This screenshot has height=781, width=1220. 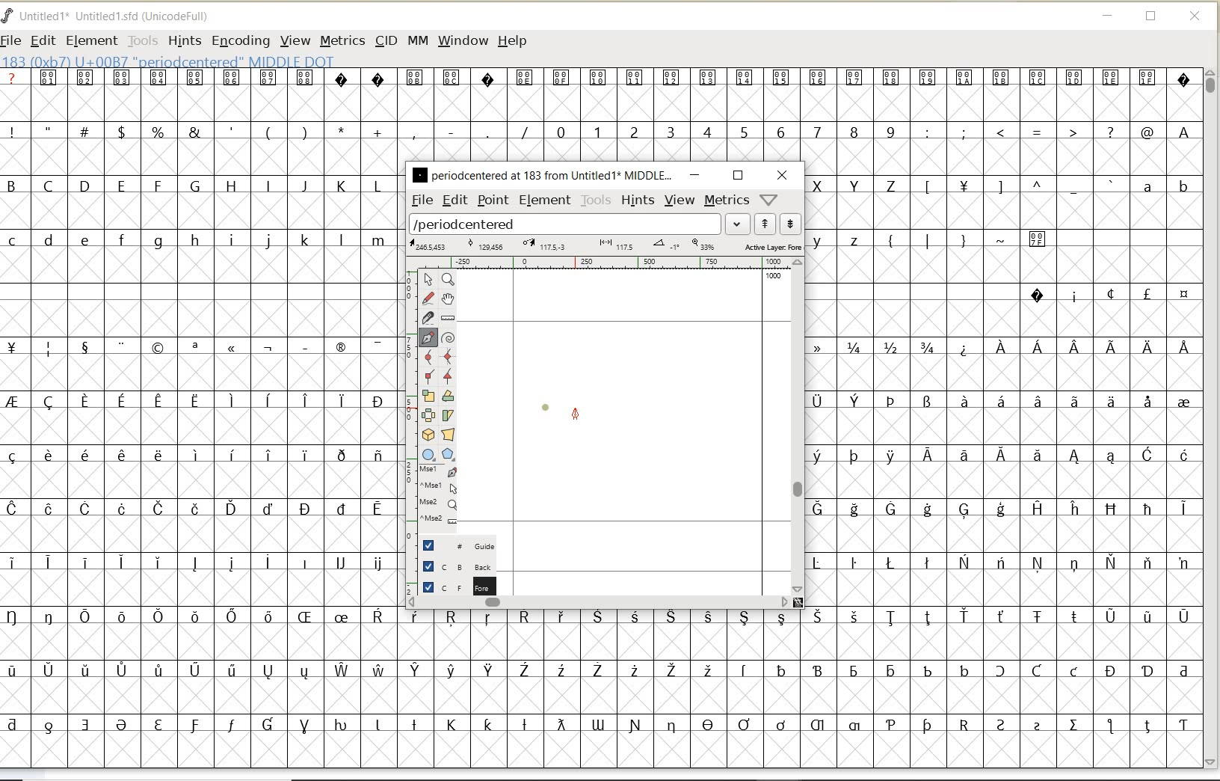 I want to click on foreground, so click(x=454, y=585).